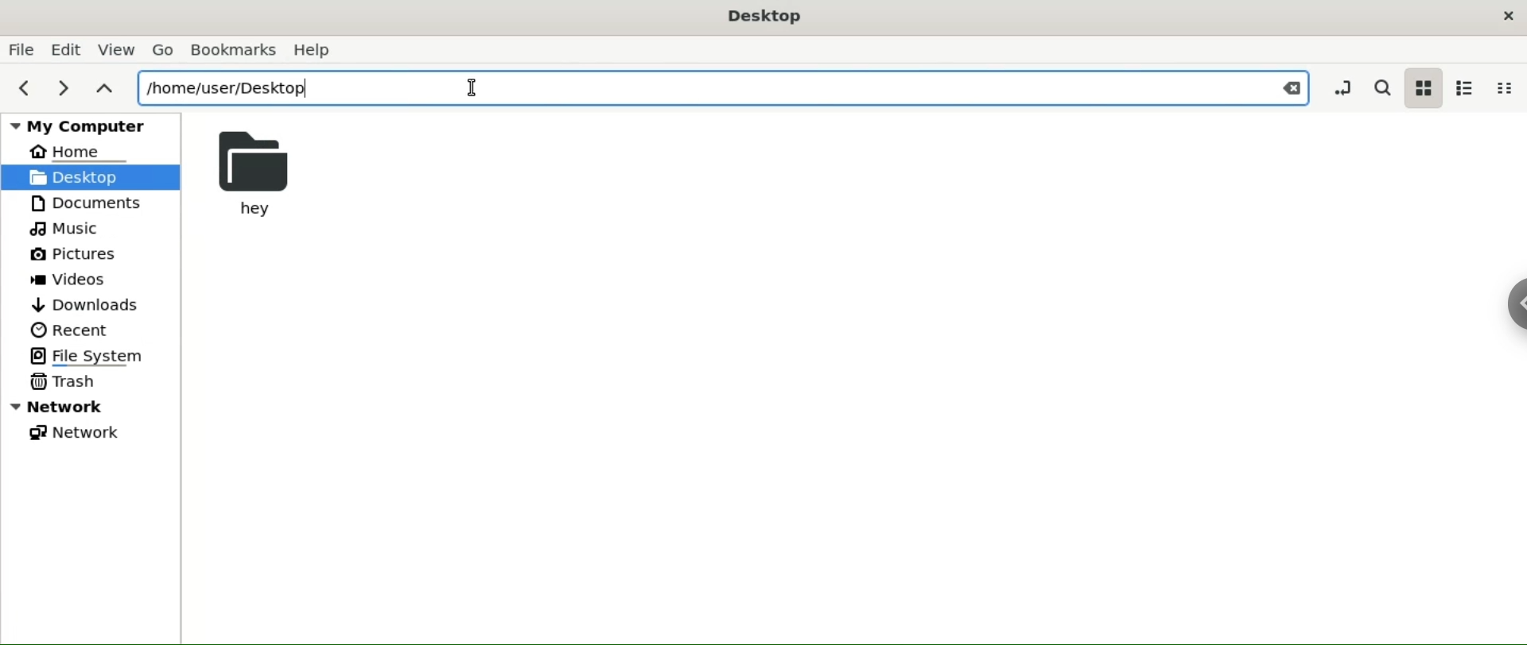  What do you see at coordinates (477, 90) in the screenshot?
I see `Cursor` at bounding box center [477, 90].